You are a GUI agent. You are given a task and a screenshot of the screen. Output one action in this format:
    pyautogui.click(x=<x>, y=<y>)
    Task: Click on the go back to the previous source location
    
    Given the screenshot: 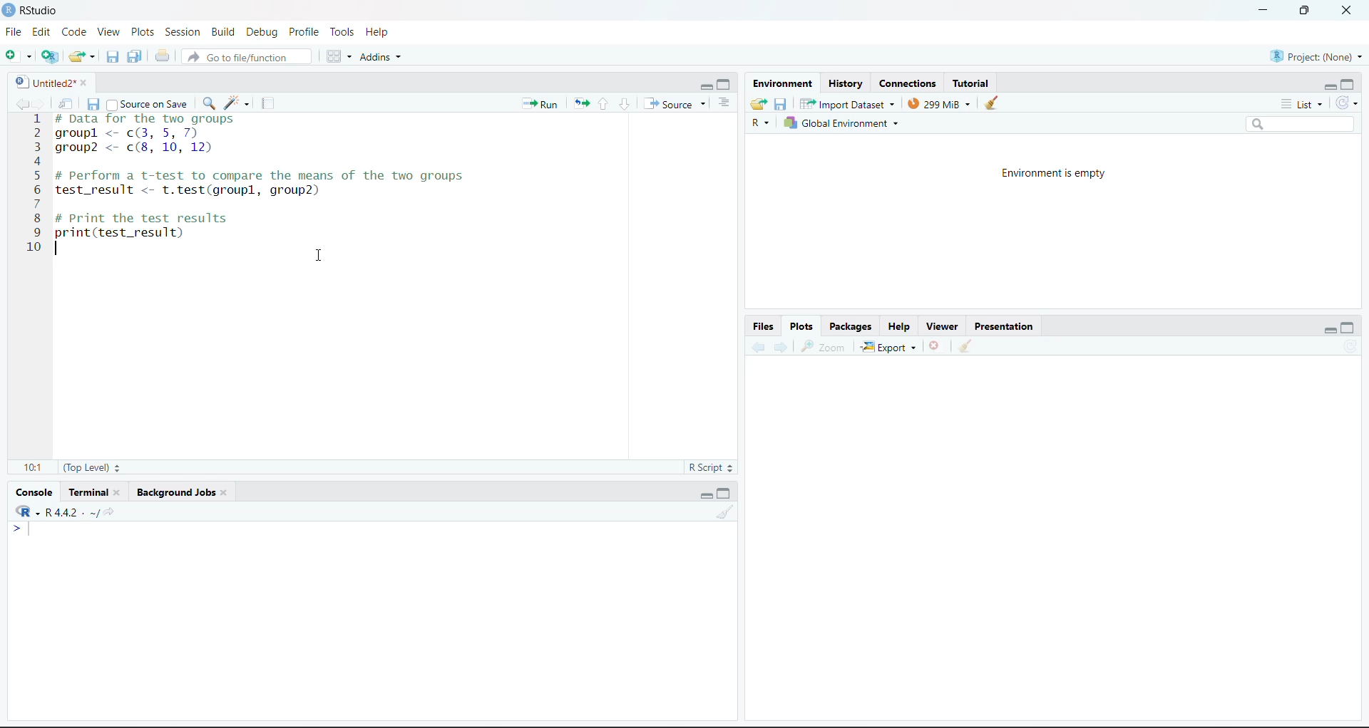 What is the action you would take?
    pyautogui.click(x=23, y=103)
    